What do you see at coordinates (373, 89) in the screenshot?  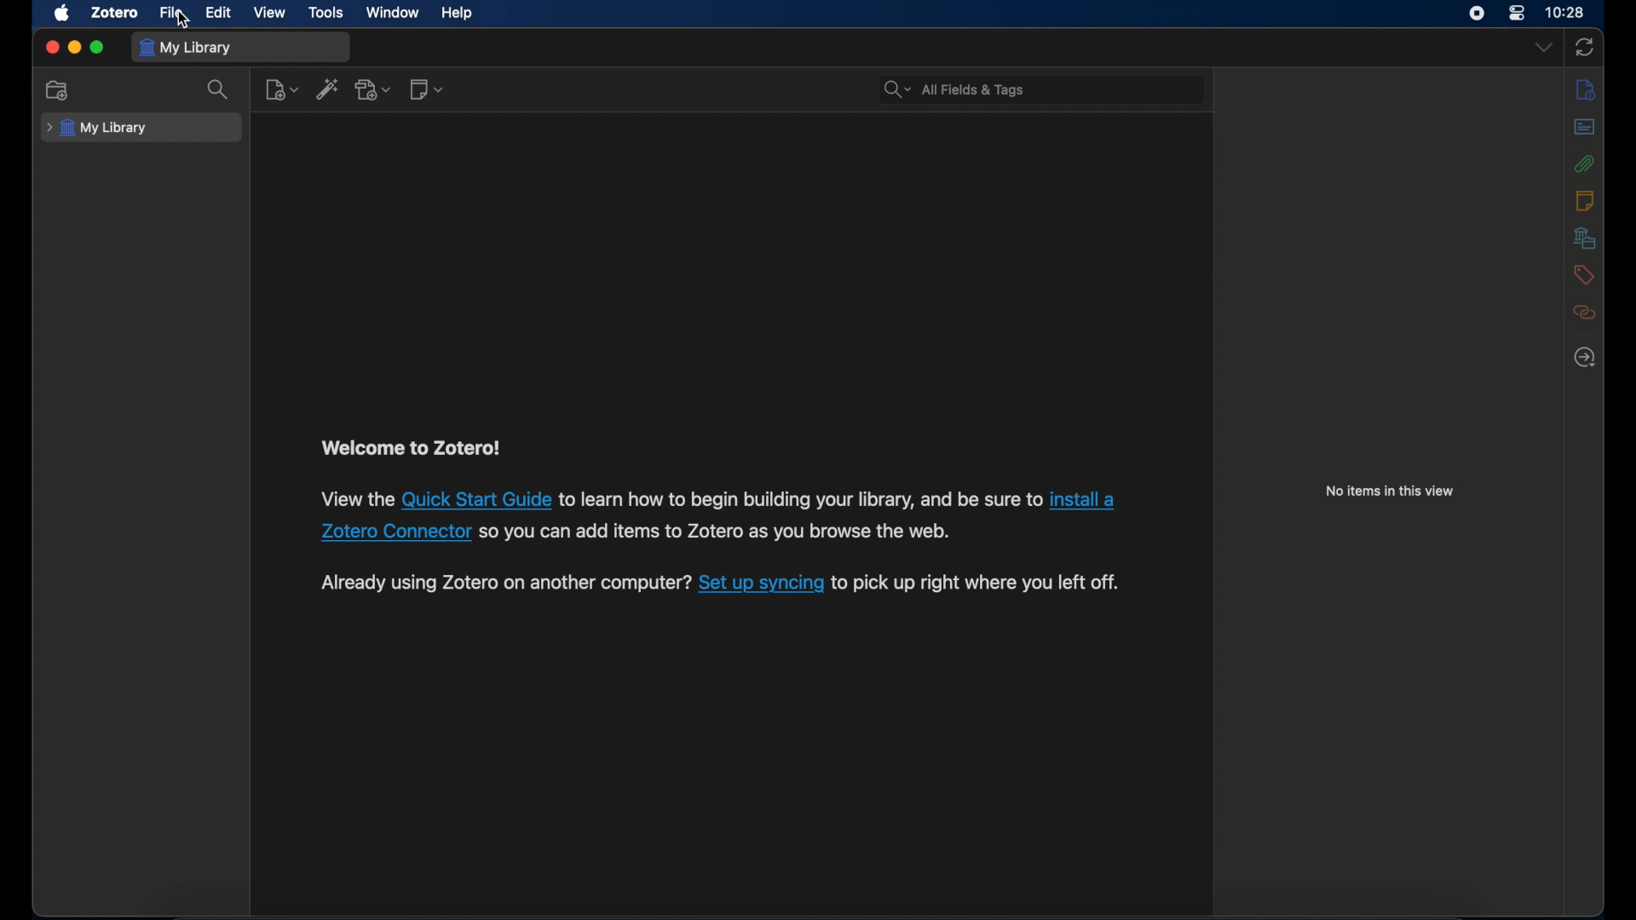 I see `add attachments` at bounding box center [373, 89].